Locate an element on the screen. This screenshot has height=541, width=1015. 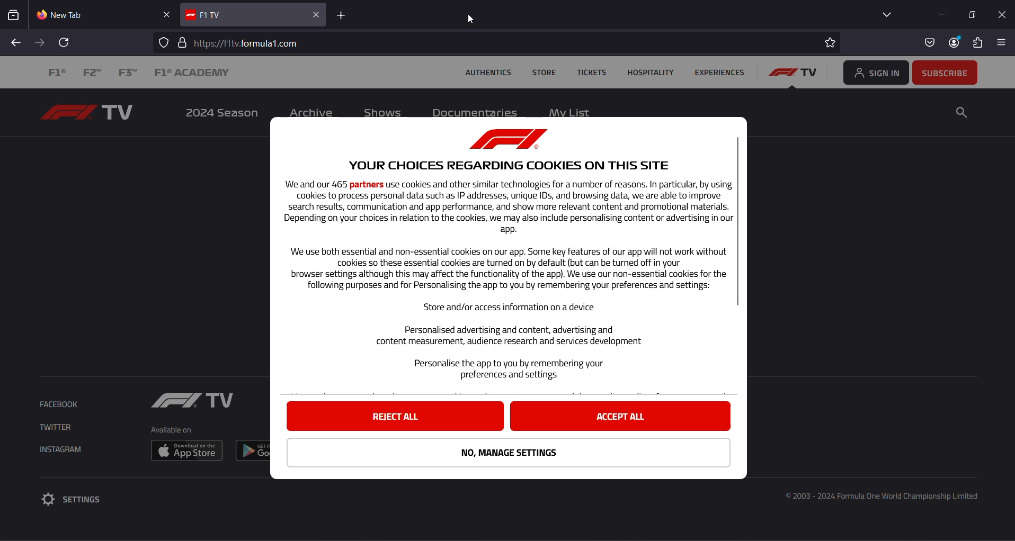
store is located at coordinates (545, 74).